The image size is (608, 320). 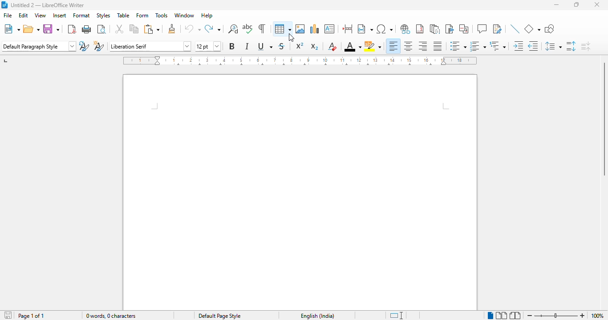 I want to click on clear direct formatting, so click(x=332, y=46).